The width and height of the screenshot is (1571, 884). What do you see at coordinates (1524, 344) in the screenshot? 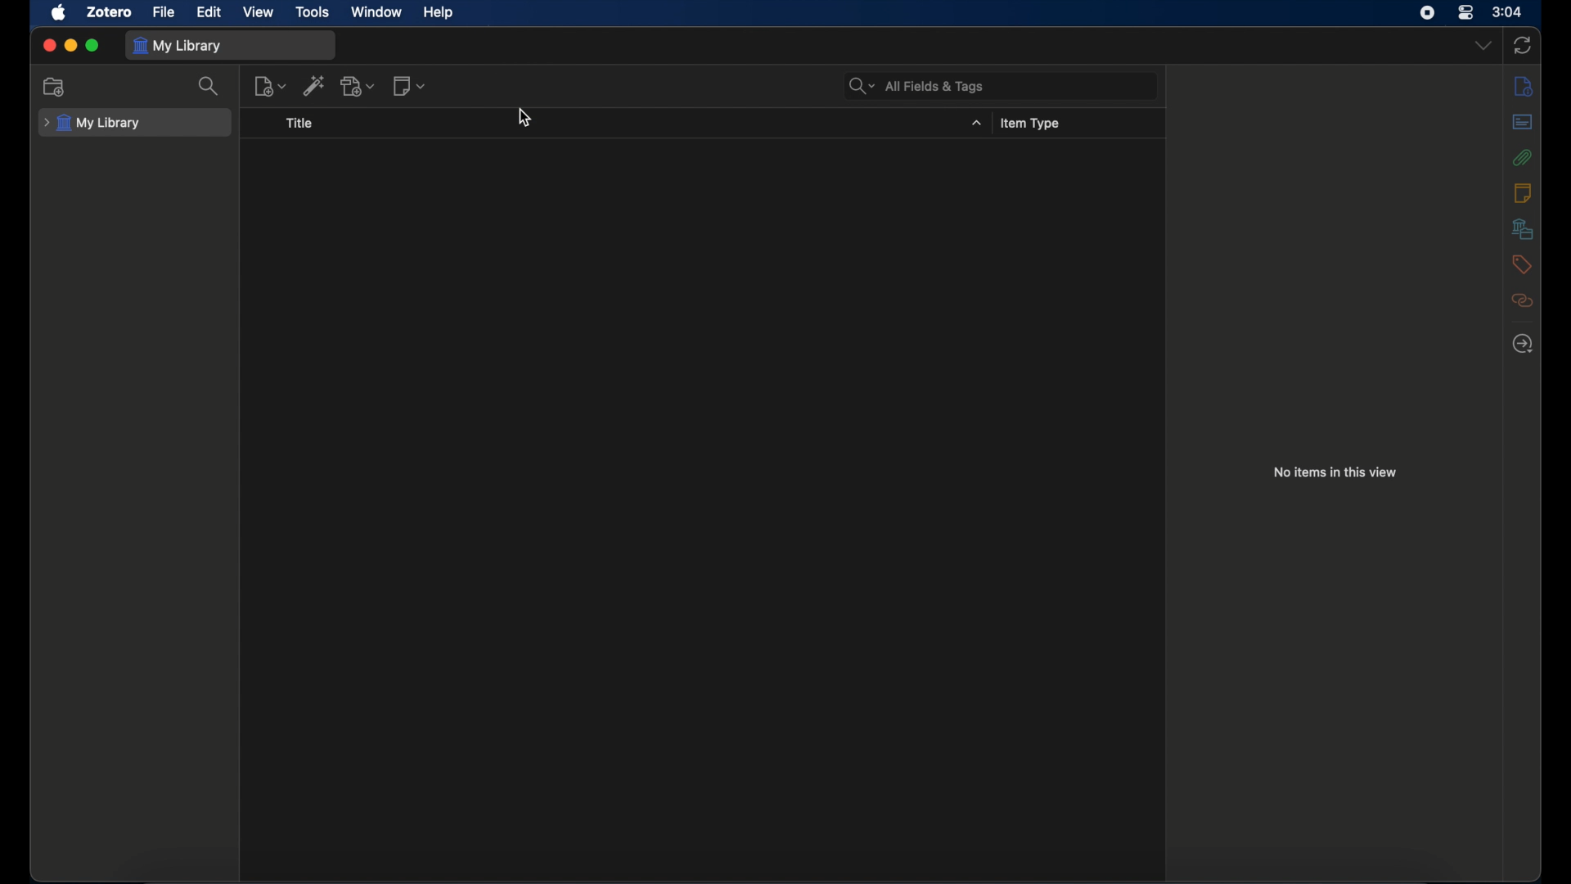
I see `locate` at bounding box center [1524, 344].